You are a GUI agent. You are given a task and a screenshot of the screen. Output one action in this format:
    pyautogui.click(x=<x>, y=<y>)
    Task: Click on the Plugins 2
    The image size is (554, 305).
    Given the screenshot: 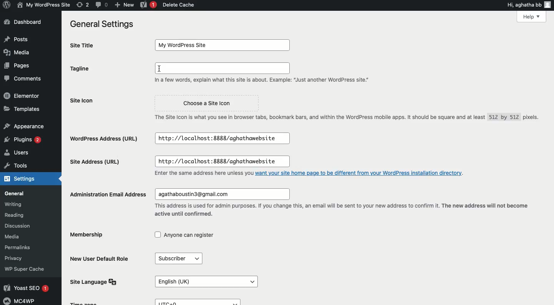 What is the action you would take?
    pyautogui.click(x=22, y=140)
    